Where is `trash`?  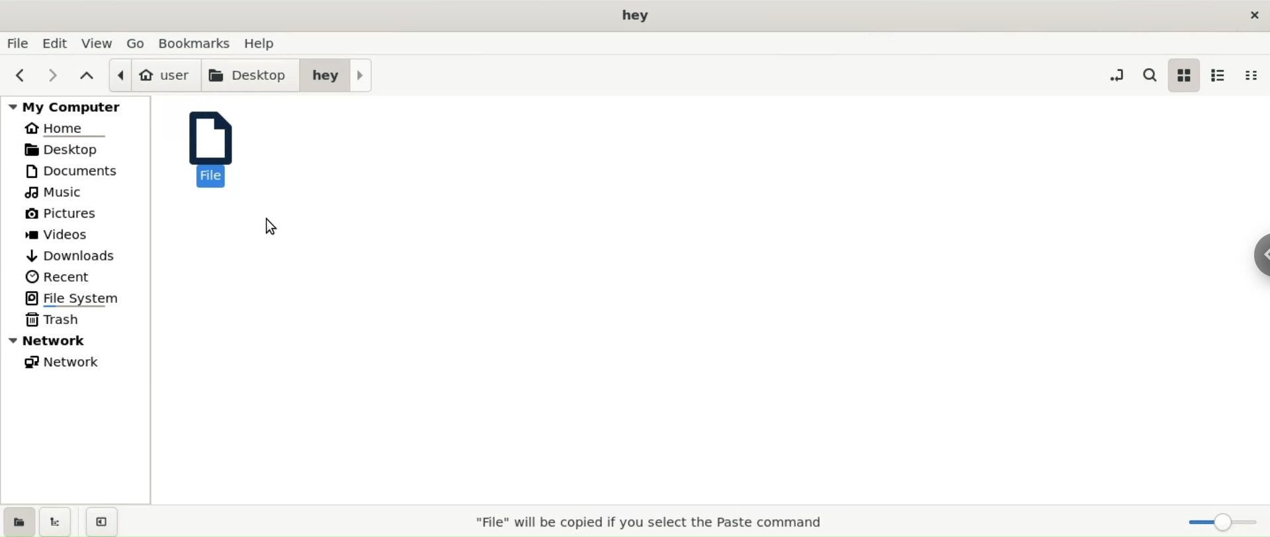
trash is located at coordinates (76, 321).